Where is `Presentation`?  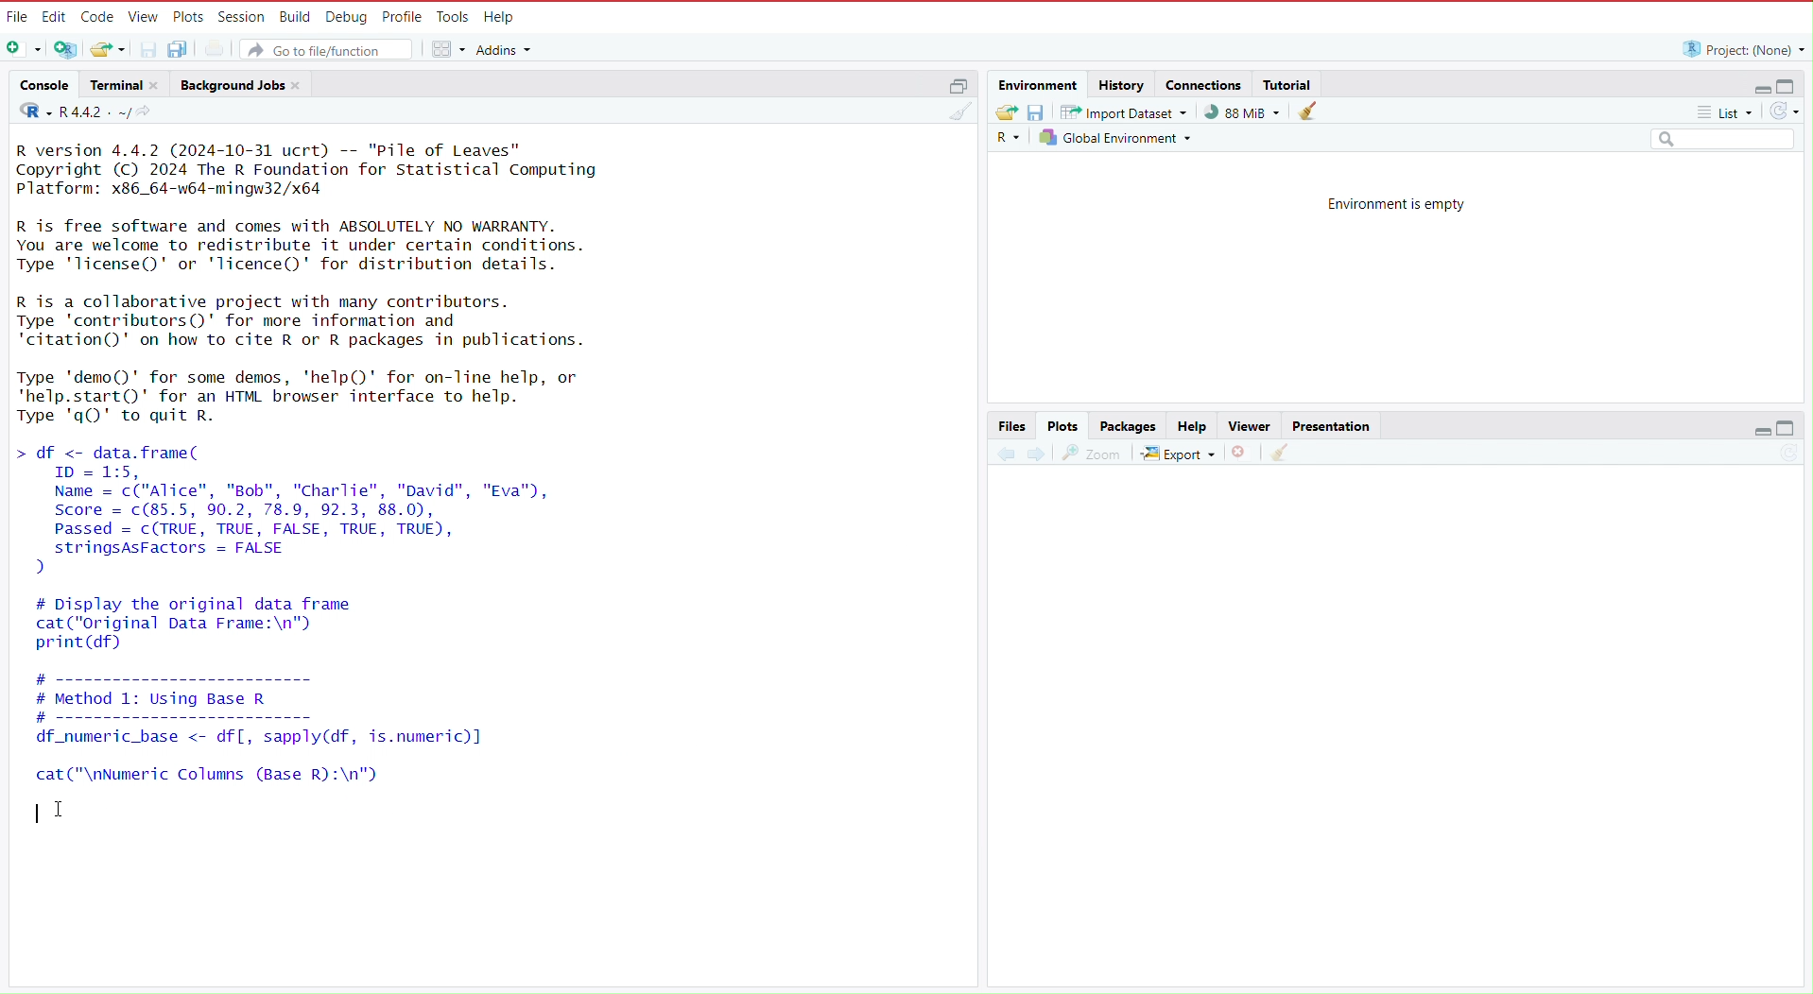 Presentation is located at coordinates (1331, 422).